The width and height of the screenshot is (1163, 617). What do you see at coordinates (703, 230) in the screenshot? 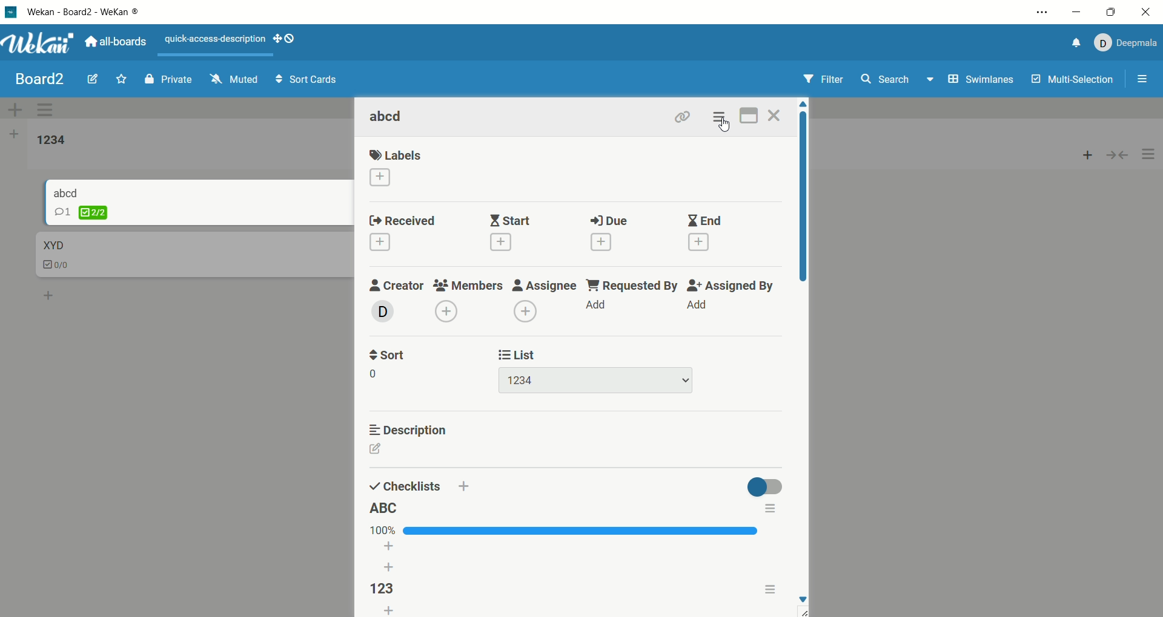
I see `end` at bounding box center [703, 230].